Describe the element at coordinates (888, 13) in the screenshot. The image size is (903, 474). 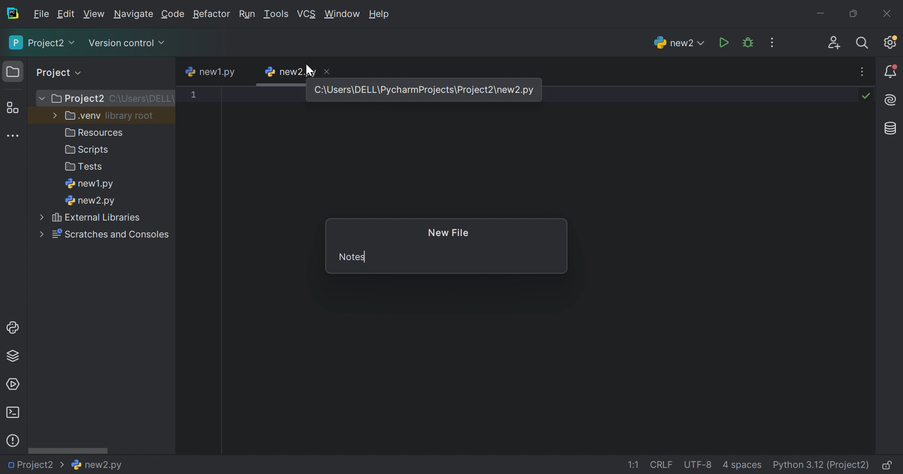
I see `Close` at that location.